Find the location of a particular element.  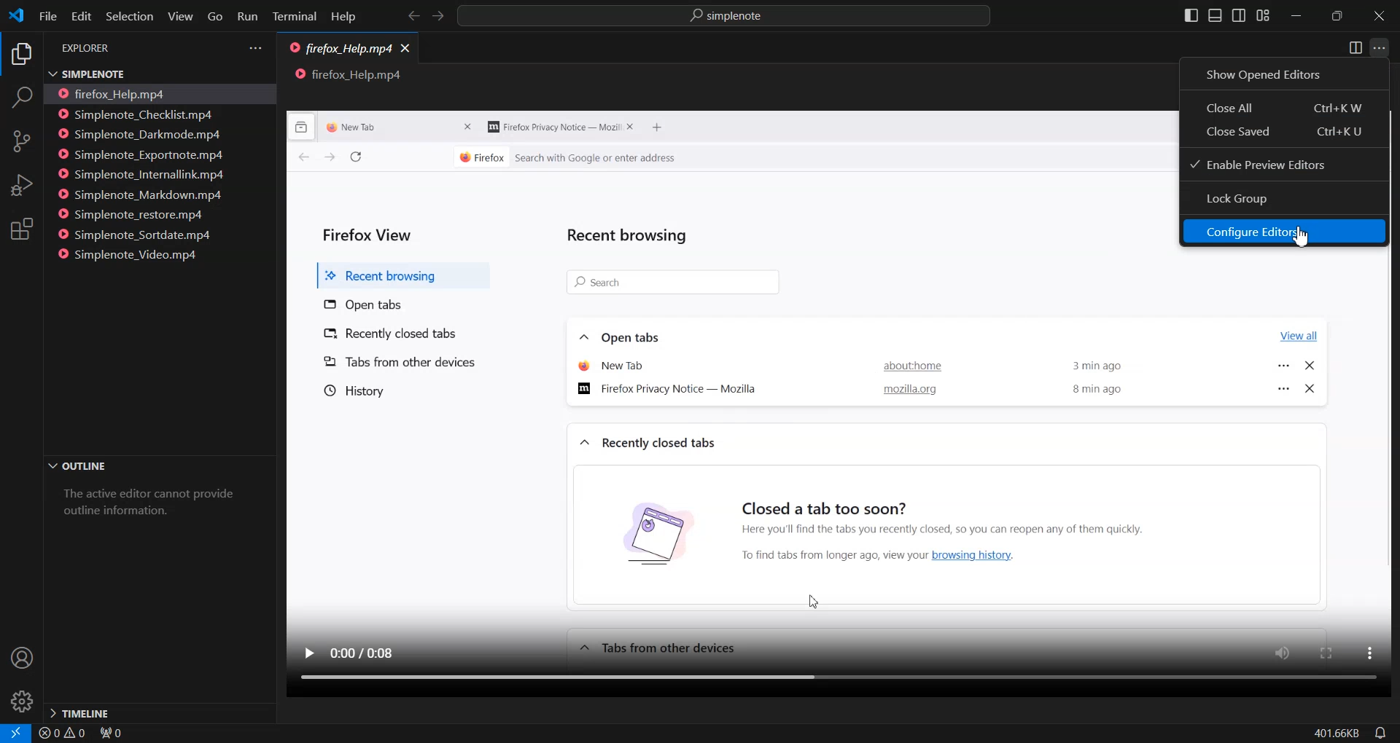

No notification is located at coordinates (1378, 733).